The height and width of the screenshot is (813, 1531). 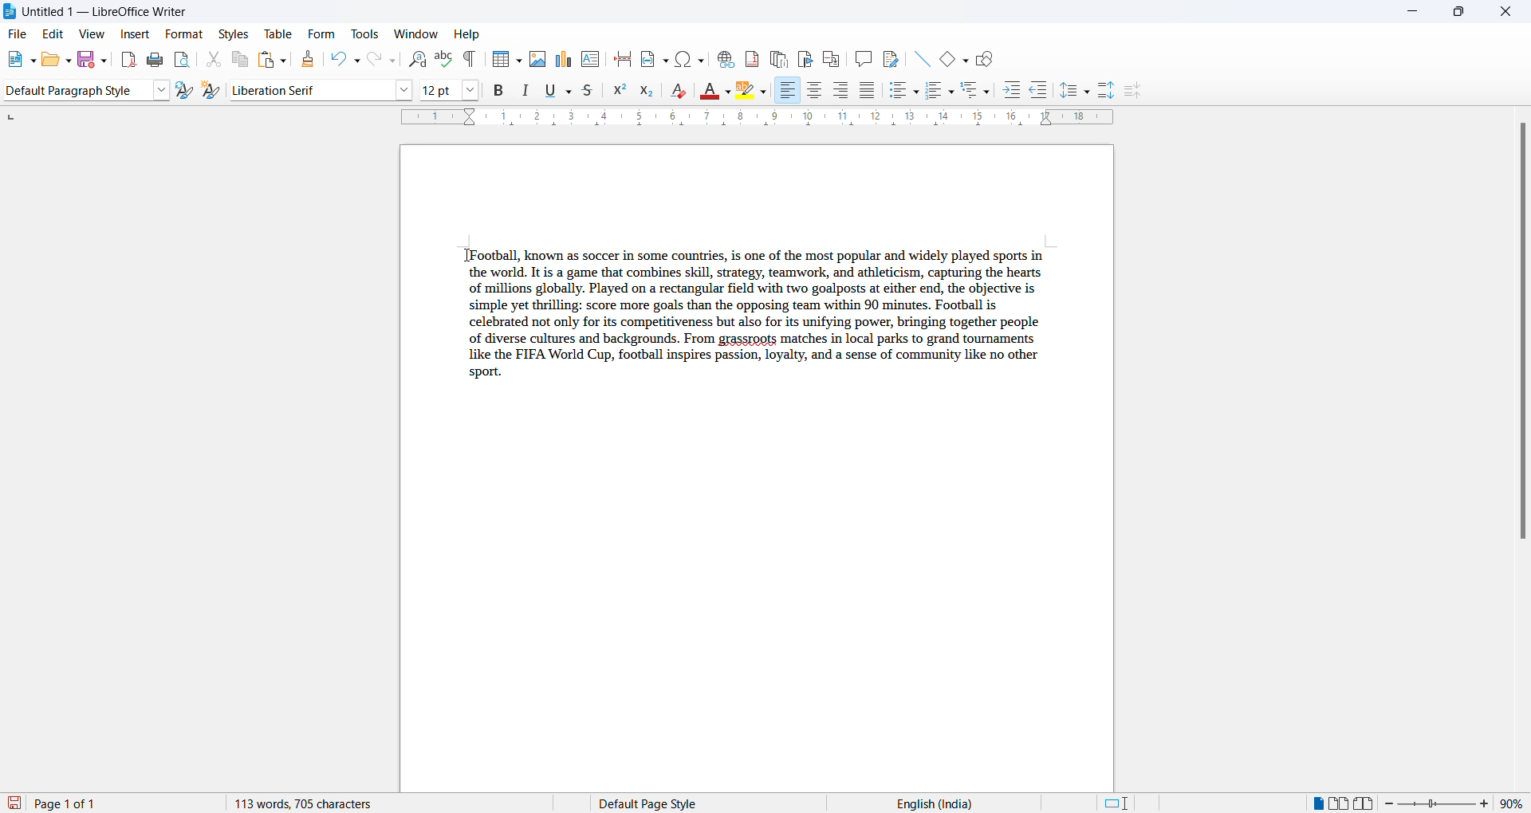 What do you see at coordinates (754, 119) in the screenshot?
I see `scaling` at bounding box center [754, 119].